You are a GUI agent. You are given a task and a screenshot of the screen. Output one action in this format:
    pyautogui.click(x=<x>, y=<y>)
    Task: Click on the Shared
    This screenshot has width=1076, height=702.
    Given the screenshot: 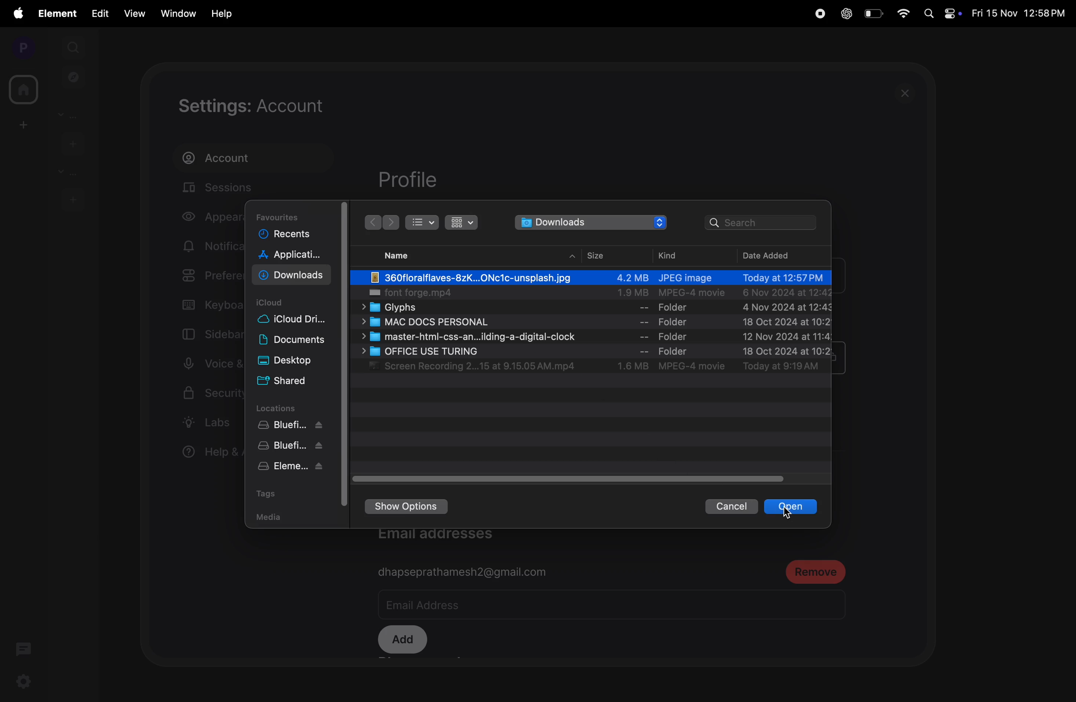 What is the action you would take?
    pyautogui.click(x=286, y=383)
    